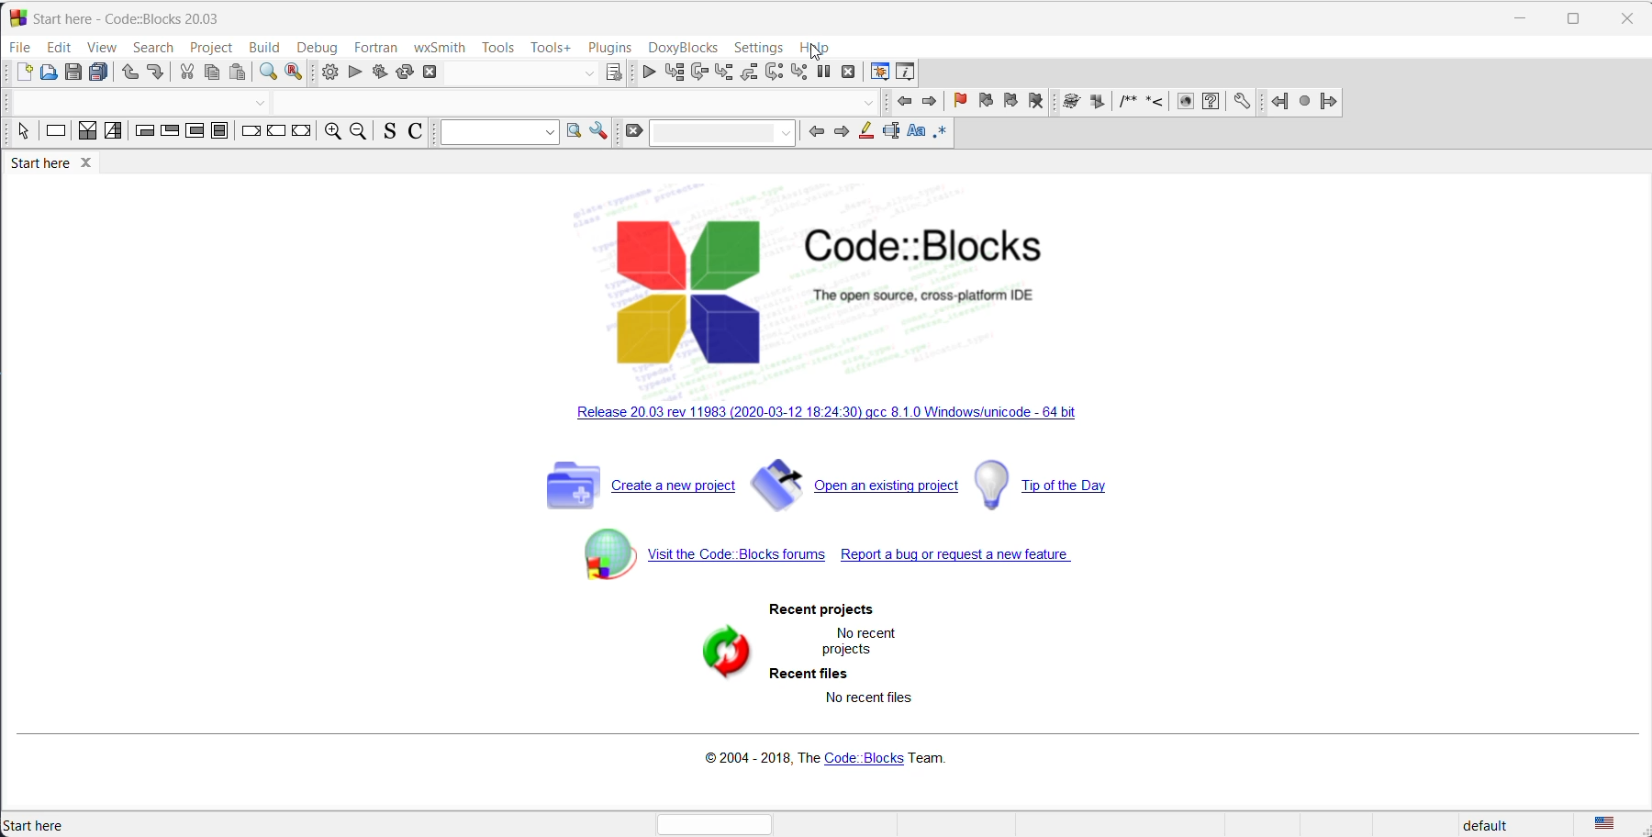  I want to click on run to cursor, so click(675, 73).